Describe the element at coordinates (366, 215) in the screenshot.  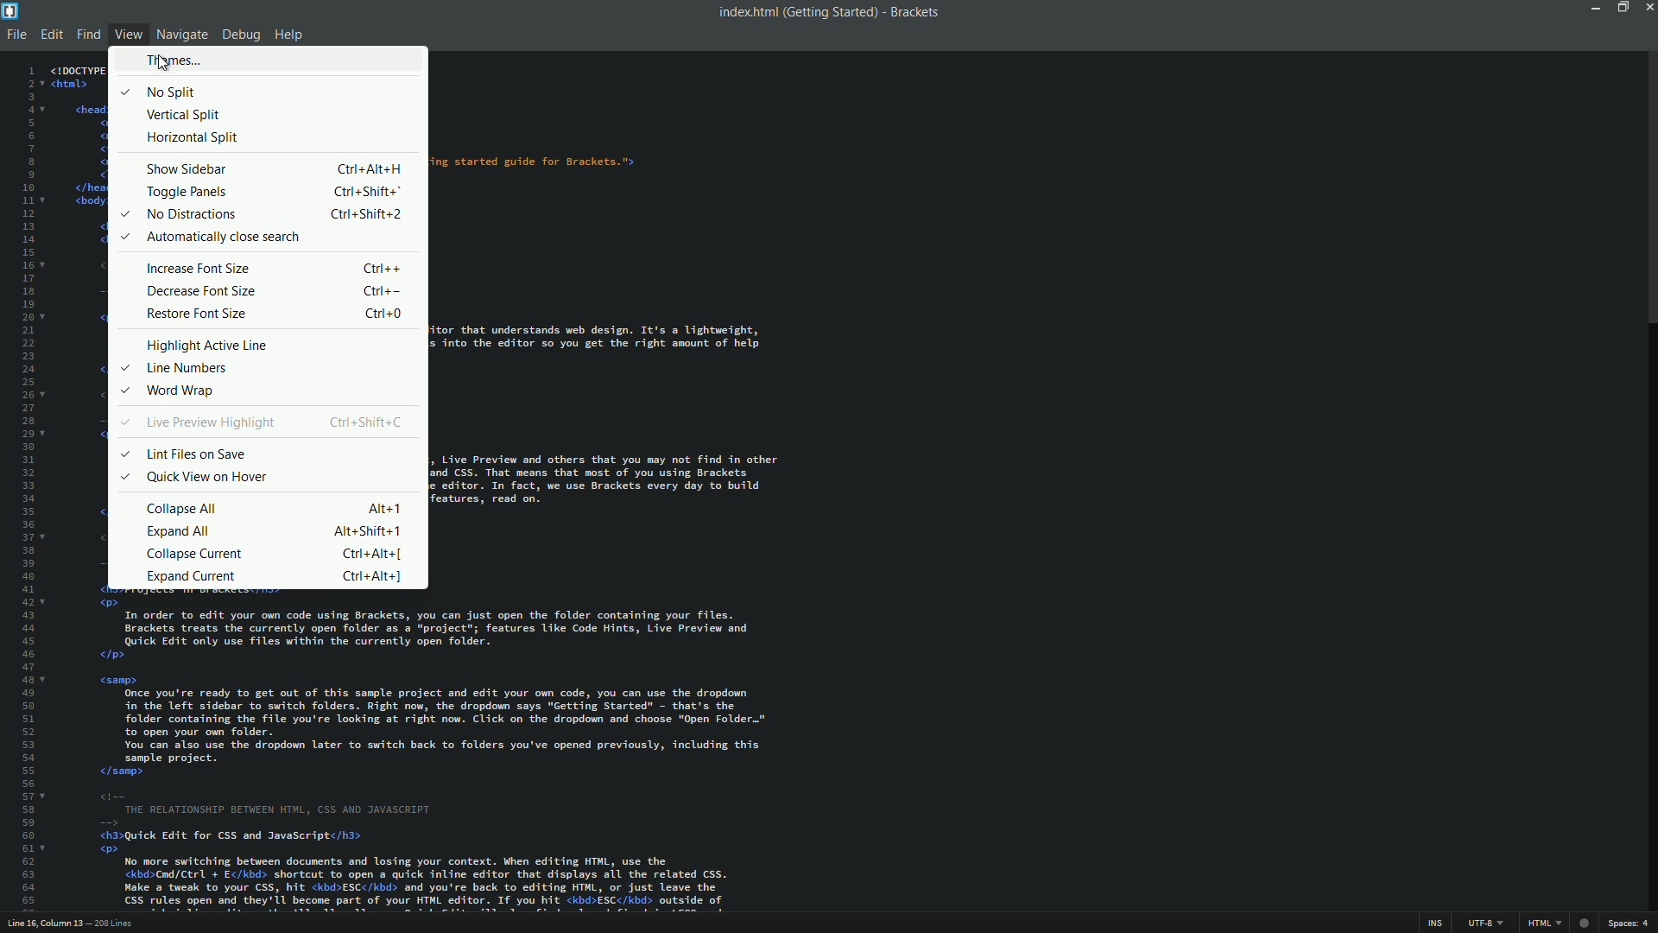
I see `keyboard shortcut` at that location.